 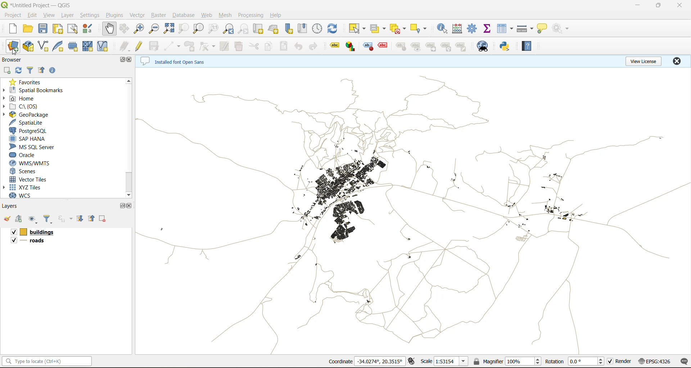 I want to click on settings, so click(x=90, y=16).